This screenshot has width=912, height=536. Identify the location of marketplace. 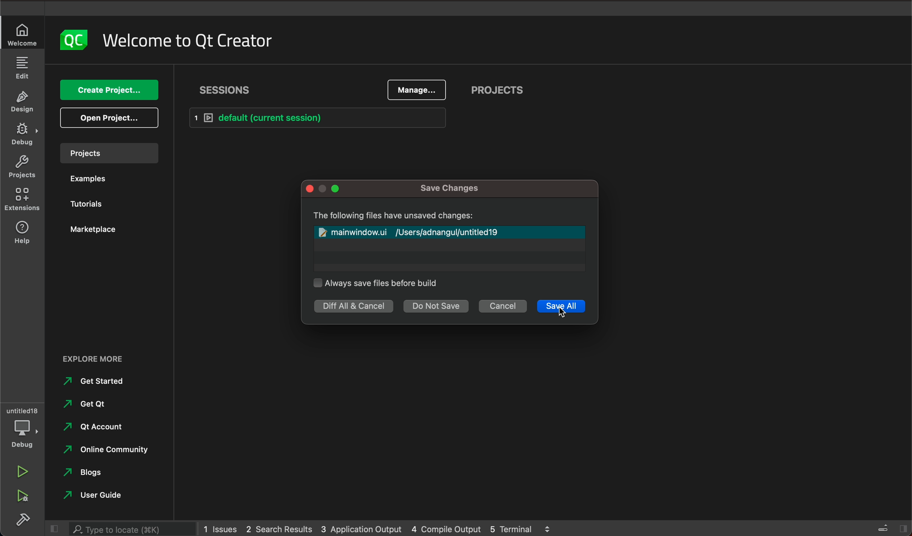
(109, 230).